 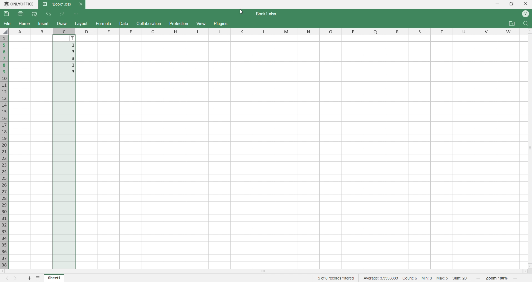 I want to click on 3, so click(x=63, y=72).